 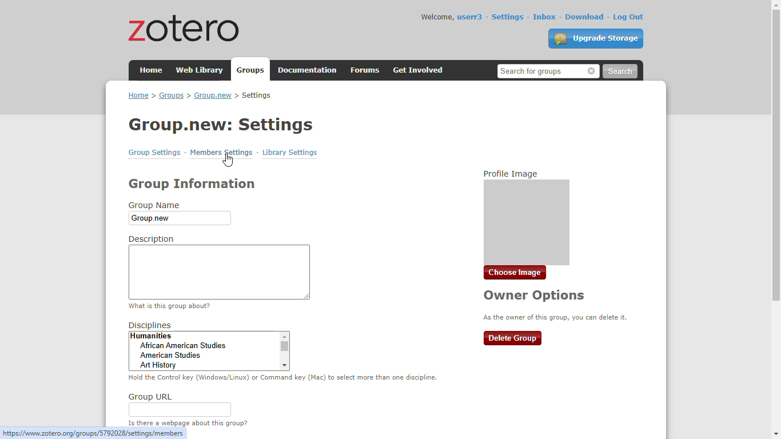 What do you see at coordinates (535, 296) in the screenshot?
I see `owner options` at bounding box center [535, 296].